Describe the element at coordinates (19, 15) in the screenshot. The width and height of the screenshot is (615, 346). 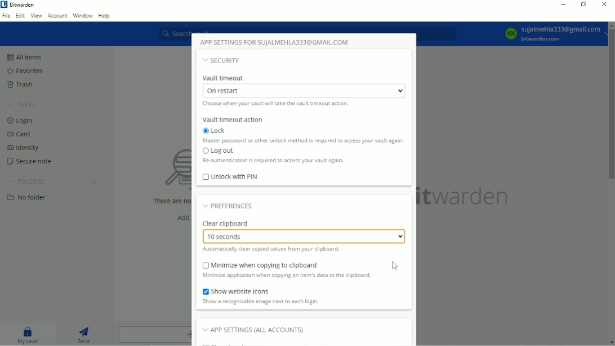
I see `Edit` at that location.